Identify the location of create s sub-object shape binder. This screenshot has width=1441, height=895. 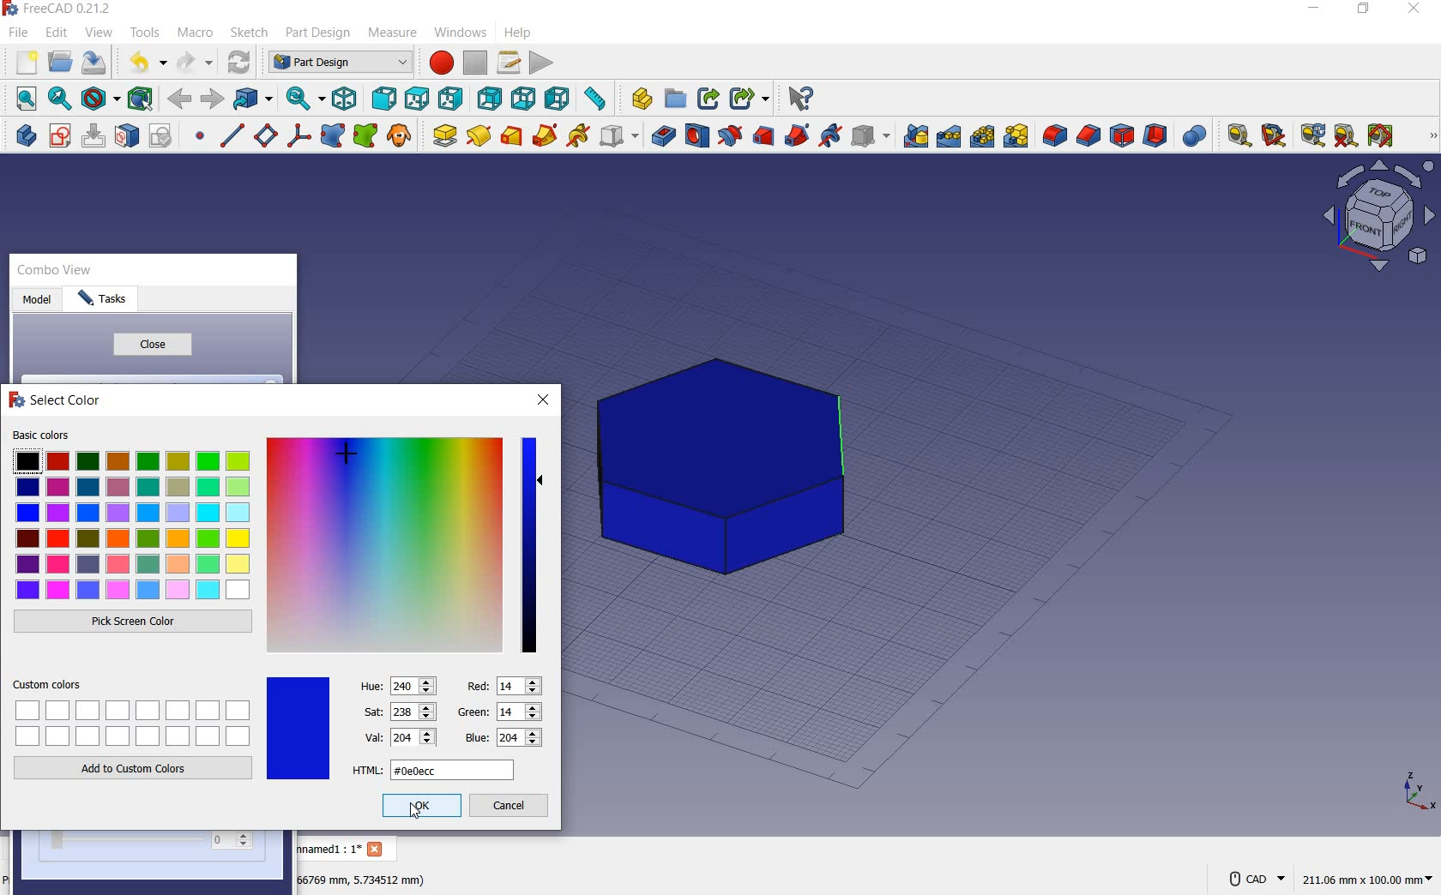
(365, 136).